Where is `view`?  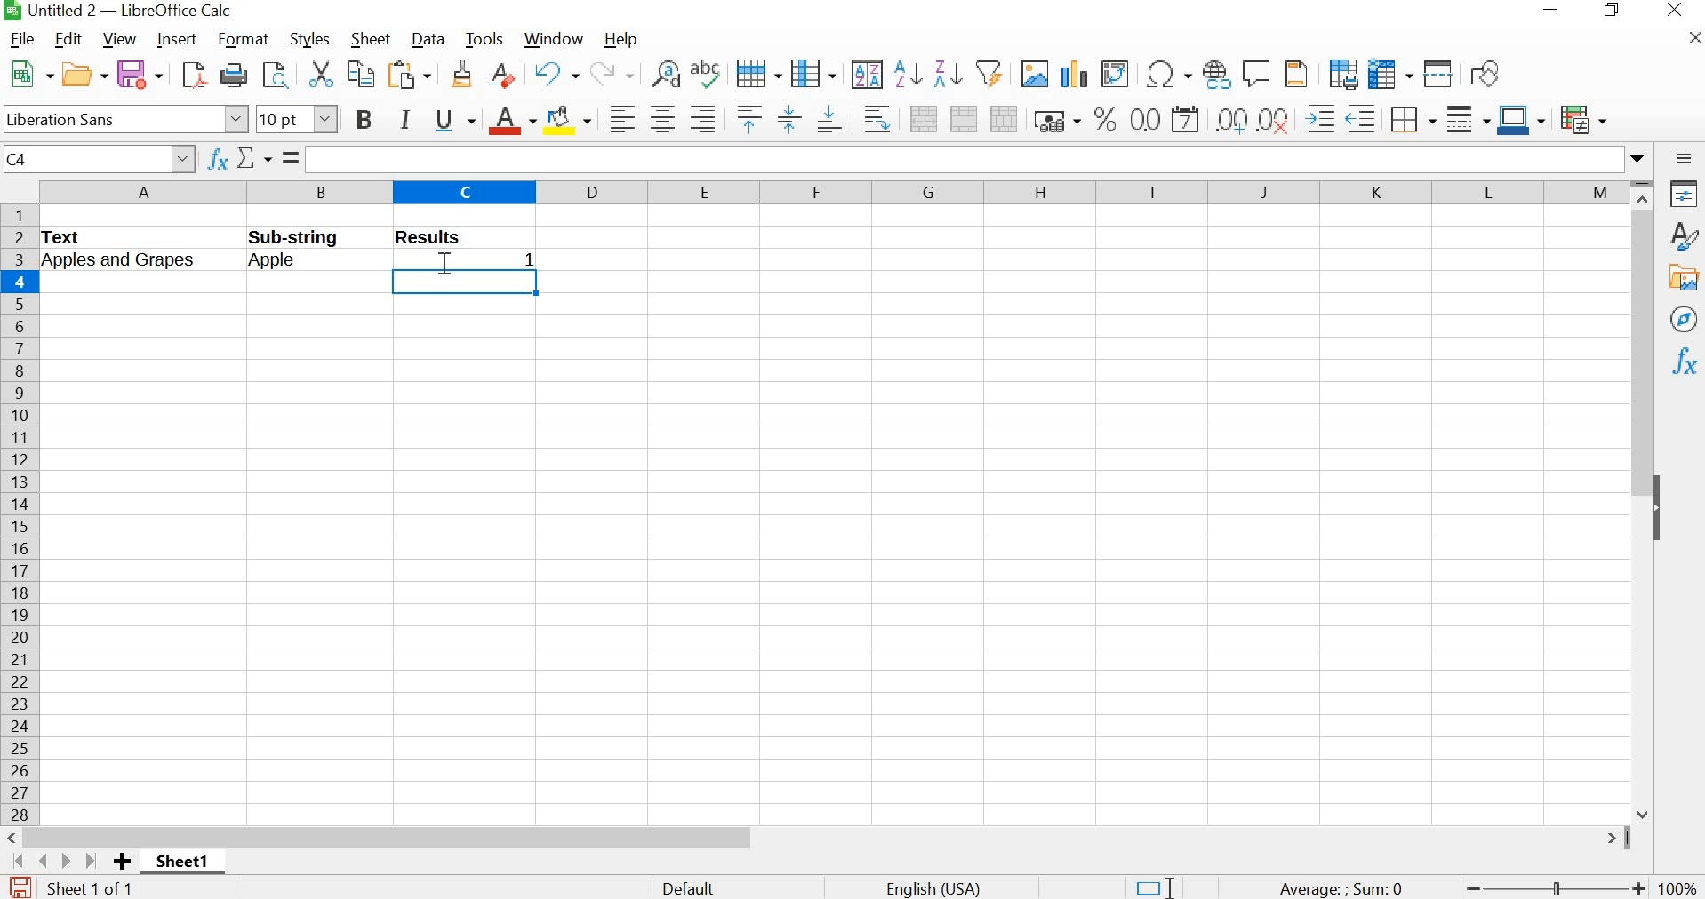 view is located at coordinates (116, 38).